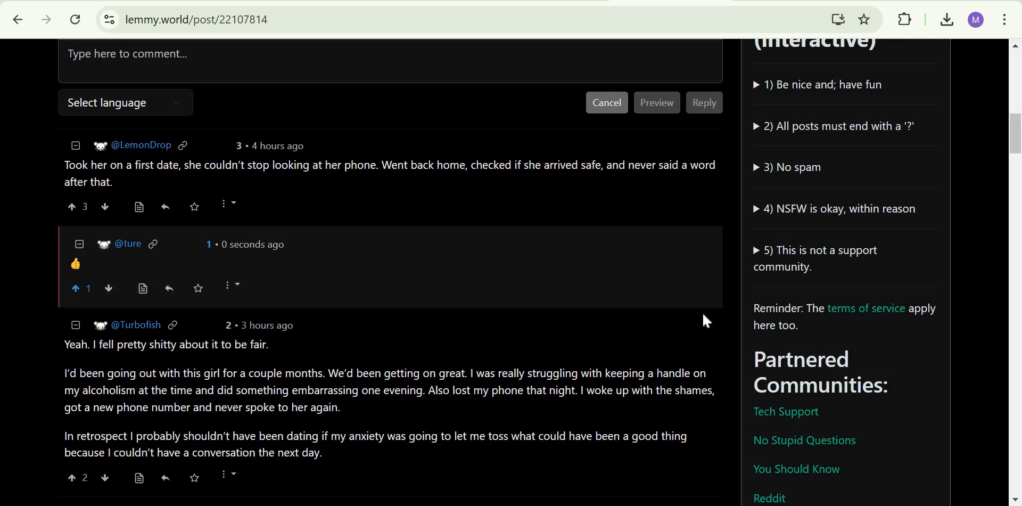 Image resolution: width=1022 pixels, height=506 pixels. What do you see at coordinates (797, 471) in the screenshot?
I see `You should know` at bounding box center [797, 471].